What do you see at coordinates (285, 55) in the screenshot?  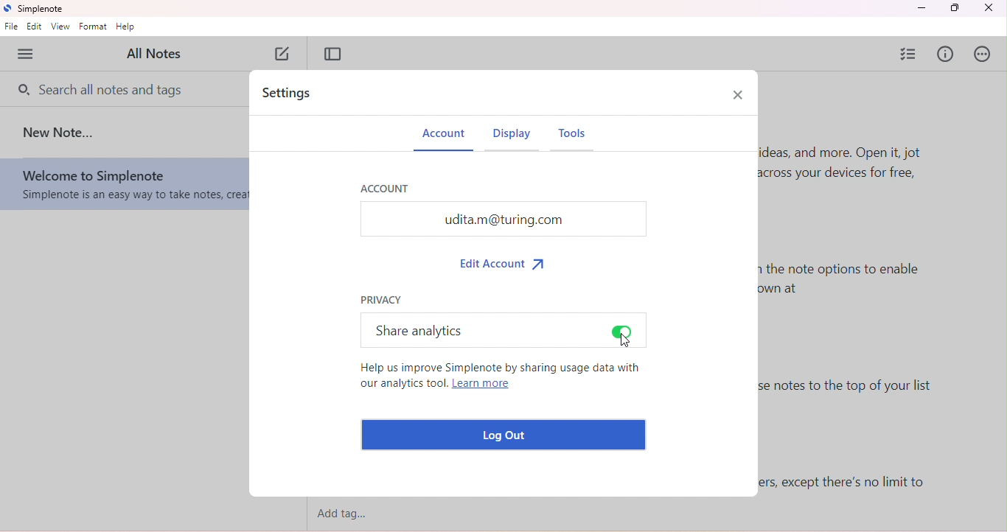 I see `new note` at bounding box center [285, 55].